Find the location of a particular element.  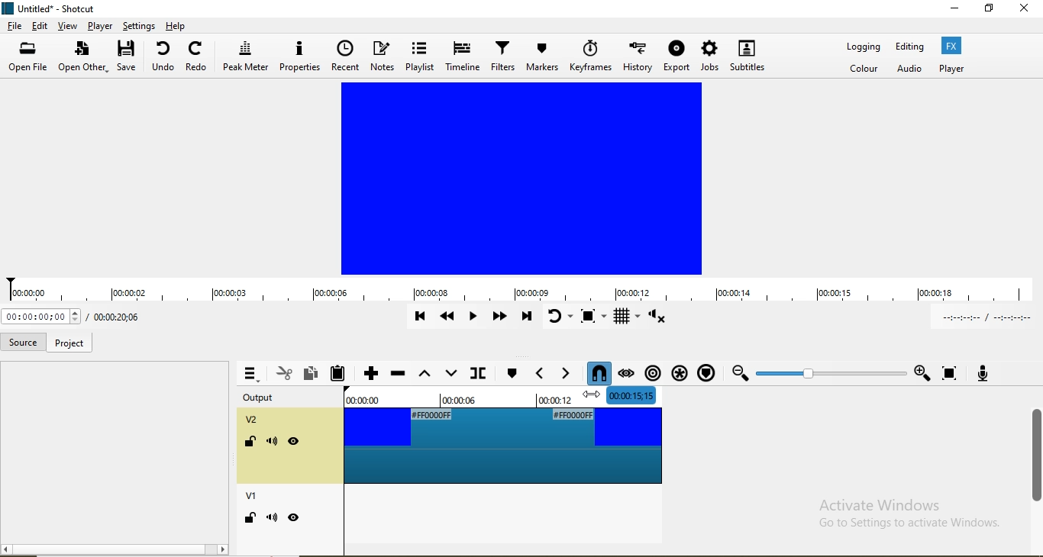

timeline is located at coordinates (461, 56).